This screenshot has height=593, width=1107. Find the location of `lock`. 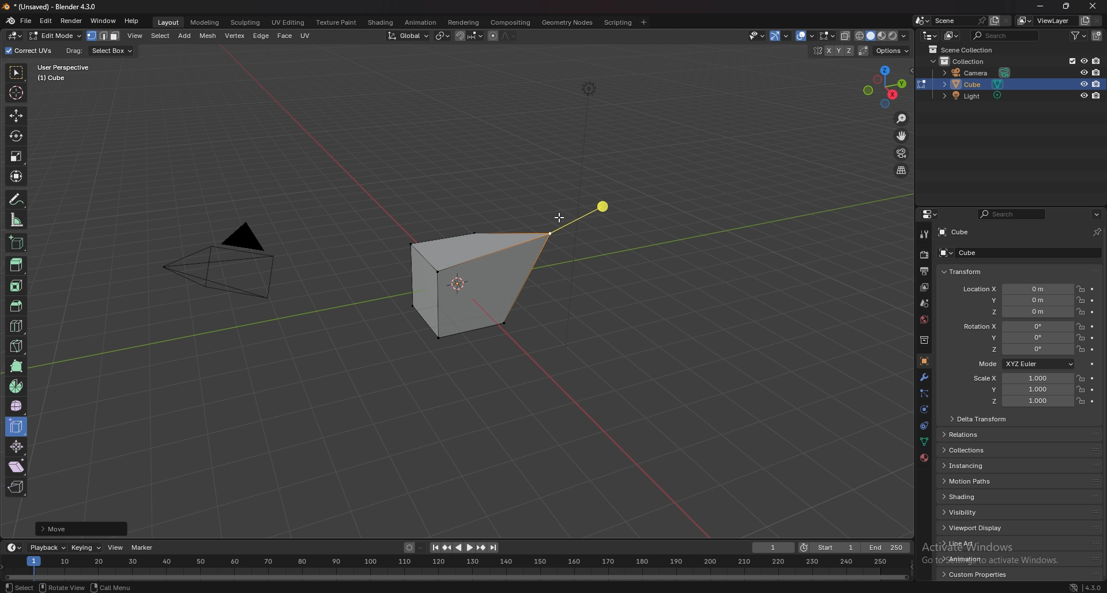

lock is located at coordinates (1080, 326).